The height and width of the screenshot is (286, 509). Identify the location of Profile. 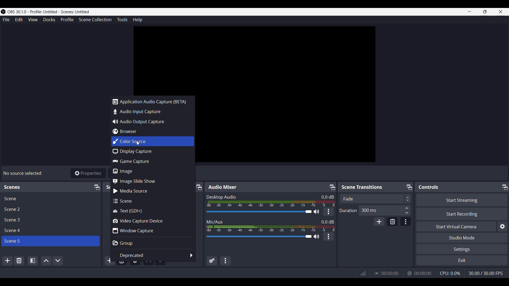
(67, 20).